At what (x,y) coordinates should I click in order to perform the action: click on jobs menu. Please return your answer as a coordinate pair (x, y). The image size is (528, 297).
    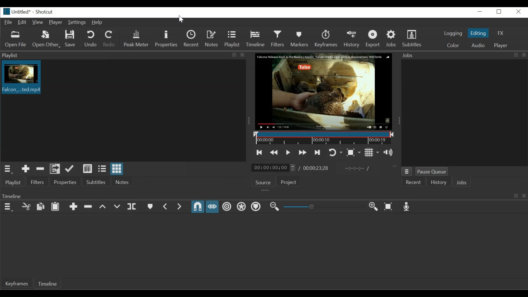
    Looking at the image, I should click on (407, 172).